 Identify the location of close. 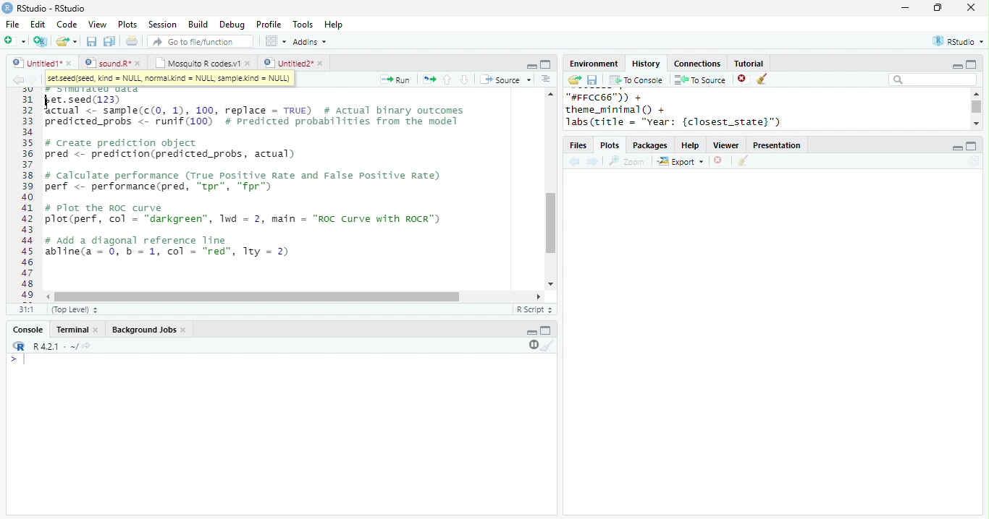
(249, 63).